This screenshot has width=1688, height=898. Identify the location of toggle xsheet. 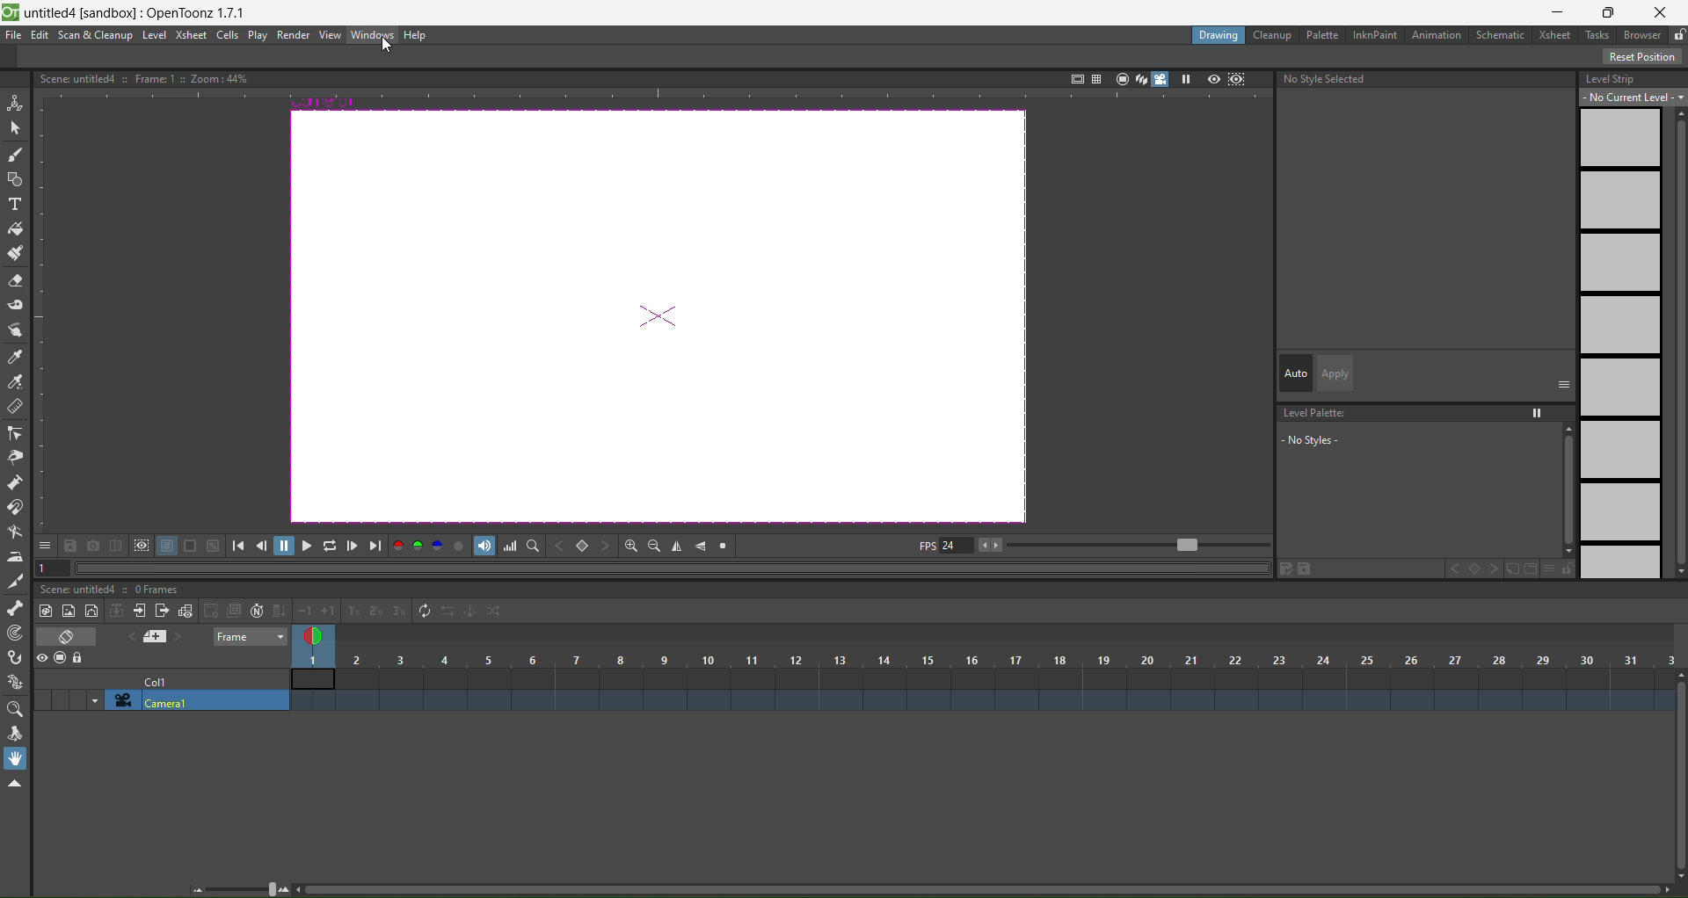
(72, 636).